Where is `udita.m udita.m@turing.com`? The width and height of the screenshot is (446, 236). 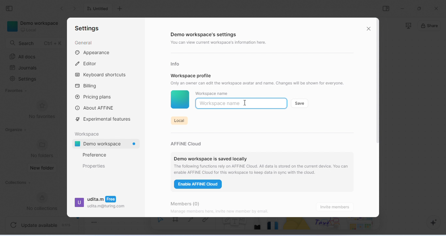
udita.m udita.m@turing.com is located at coordinates (100, 204).